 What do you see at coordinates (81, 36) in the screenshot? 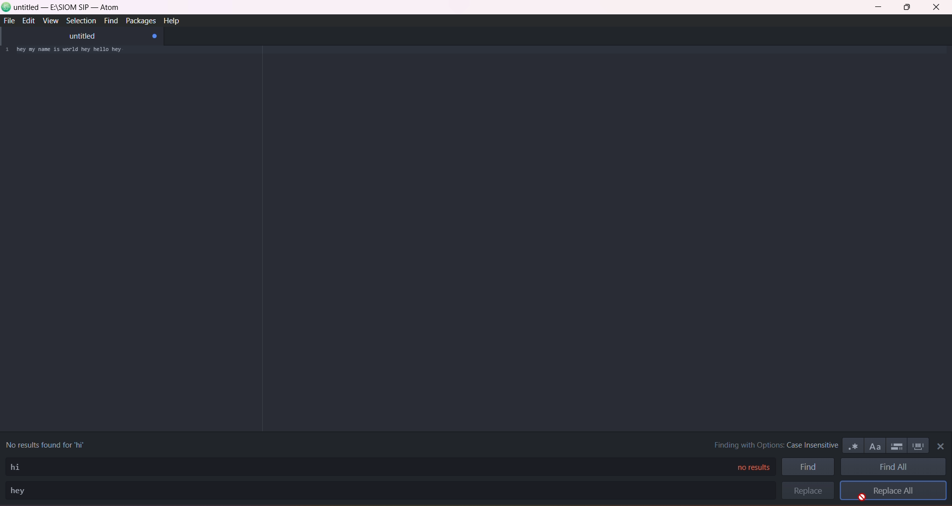
I see `untitled` at bounding box center [81, 36].